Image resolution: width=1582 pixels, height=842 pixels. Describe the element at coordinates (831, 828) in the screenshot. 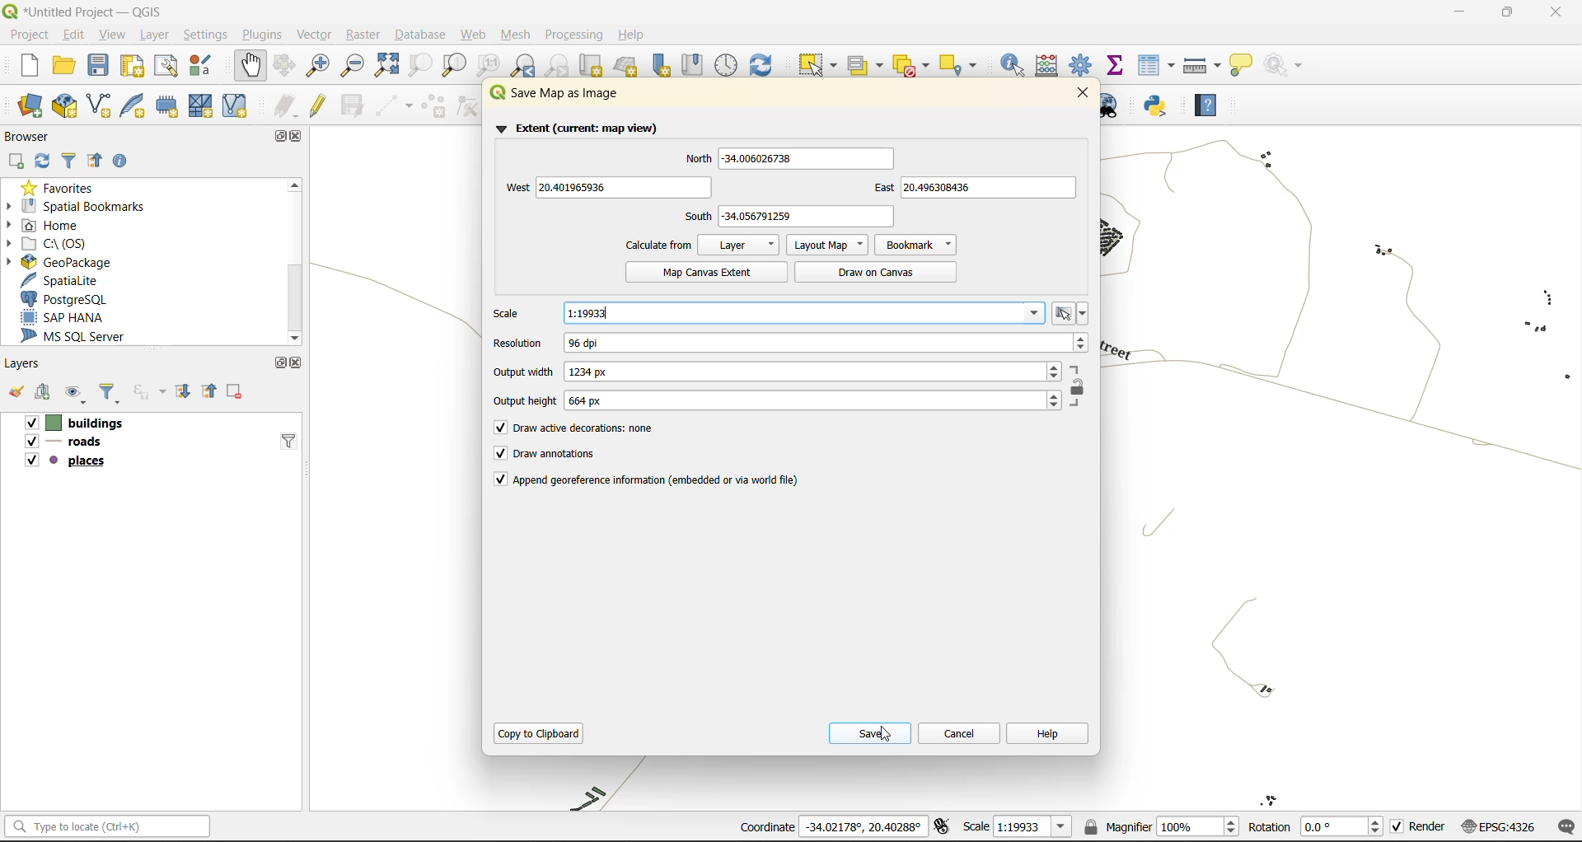

I see `coordinates` at that location.